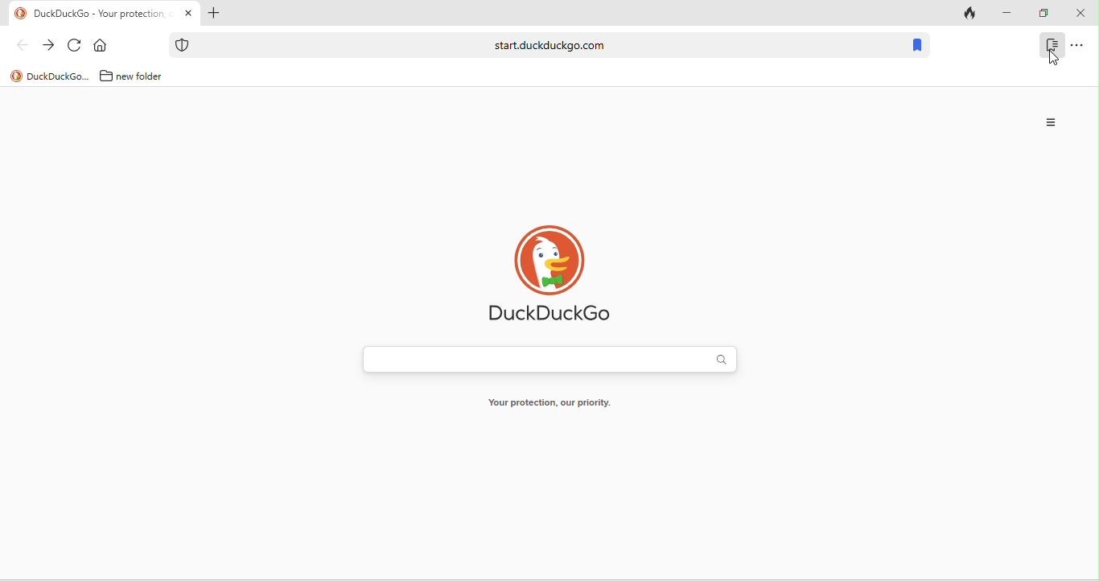 The image size is (1099, 581). What do you see at coordinates (48, 46) in the screenshot?
I see `forward` at bounding box center [48, 46].